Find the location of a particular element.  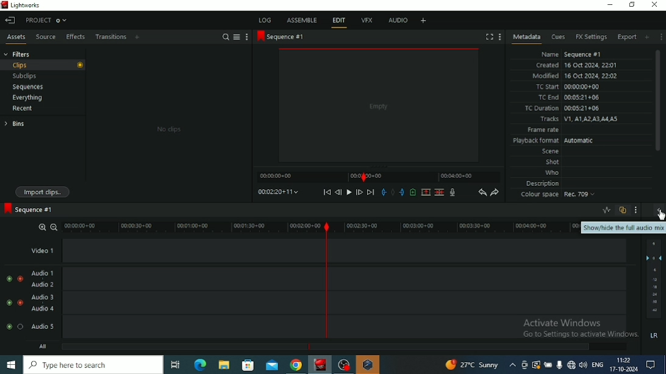

Lightworks is located at coordinates (23, 5).